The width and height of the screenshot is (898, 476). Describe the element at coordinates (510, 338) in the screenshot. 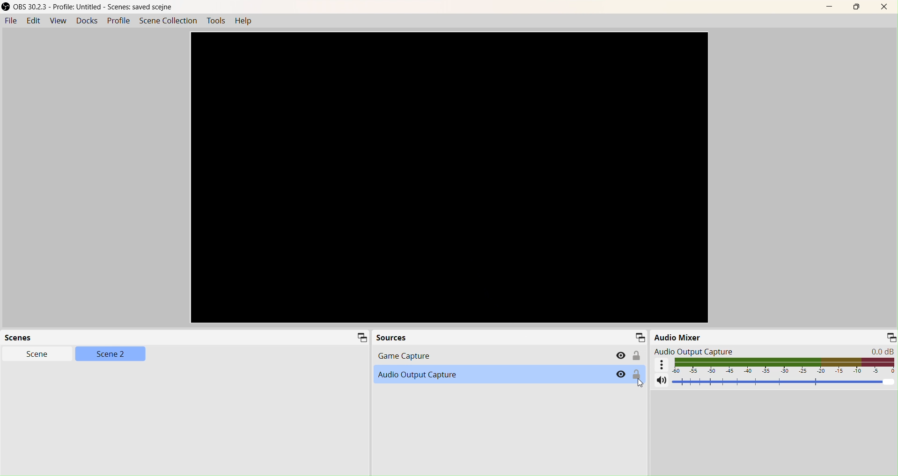

I see `Sources` at that location.